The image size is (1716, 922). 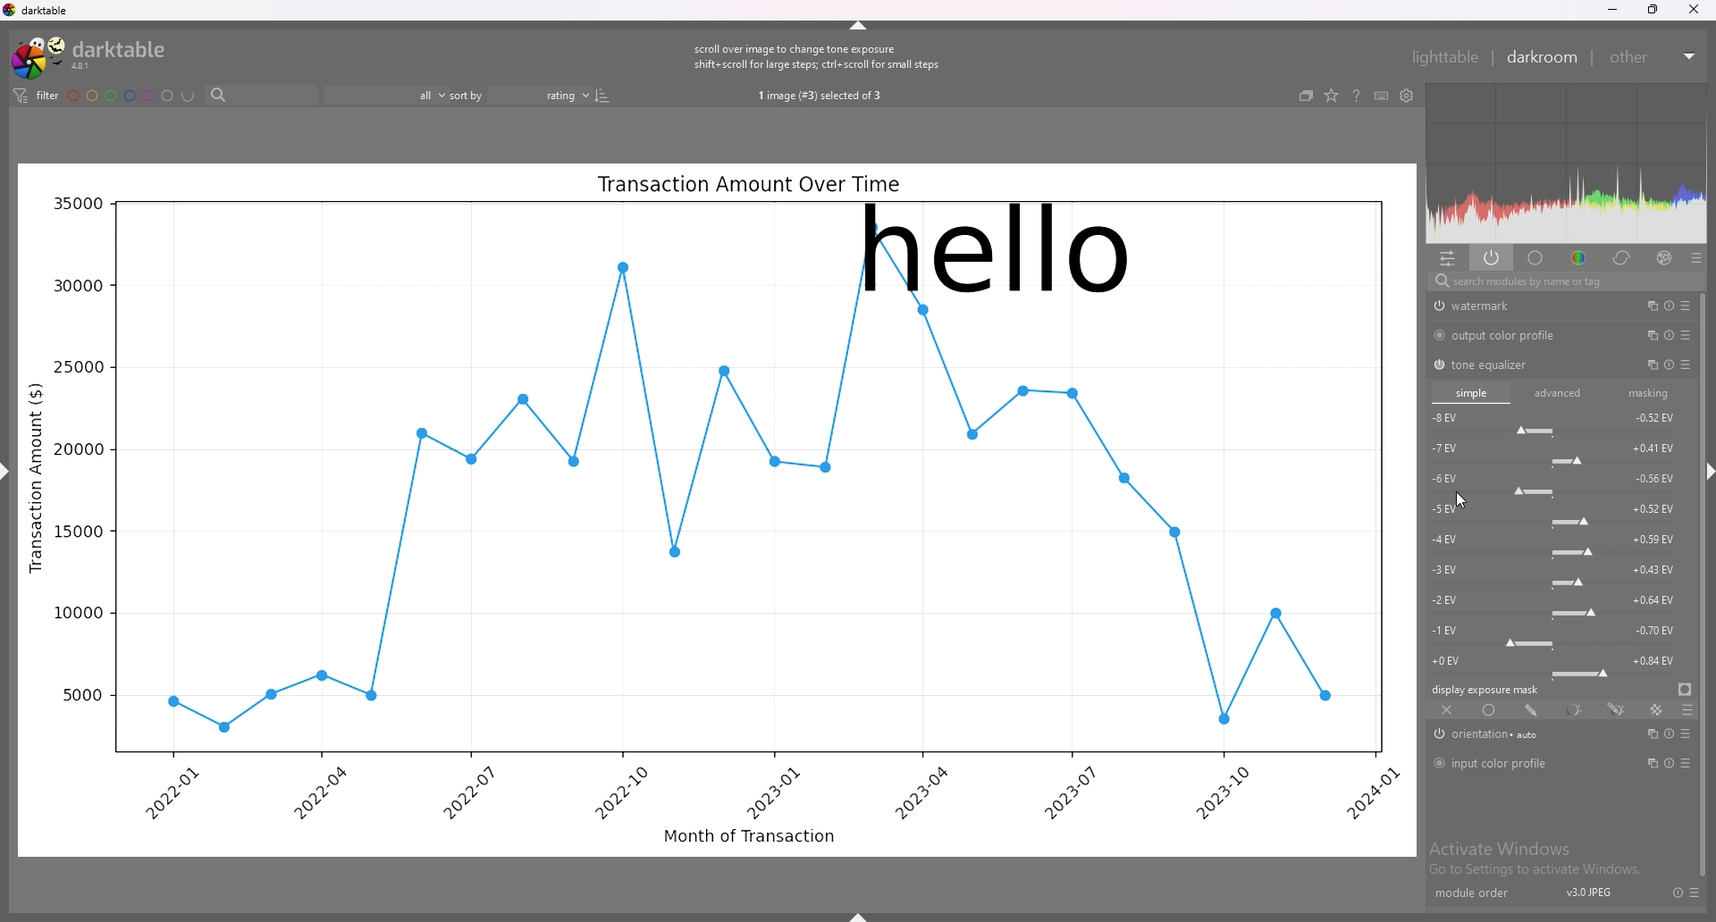 I want to click on close, so click(x=1692, y=9).